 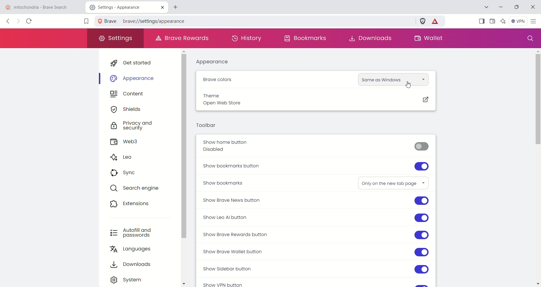 What do you see at coordinates (205, 125) in the screenshot?
I see `toolbar` at bounding box center [205, 125].